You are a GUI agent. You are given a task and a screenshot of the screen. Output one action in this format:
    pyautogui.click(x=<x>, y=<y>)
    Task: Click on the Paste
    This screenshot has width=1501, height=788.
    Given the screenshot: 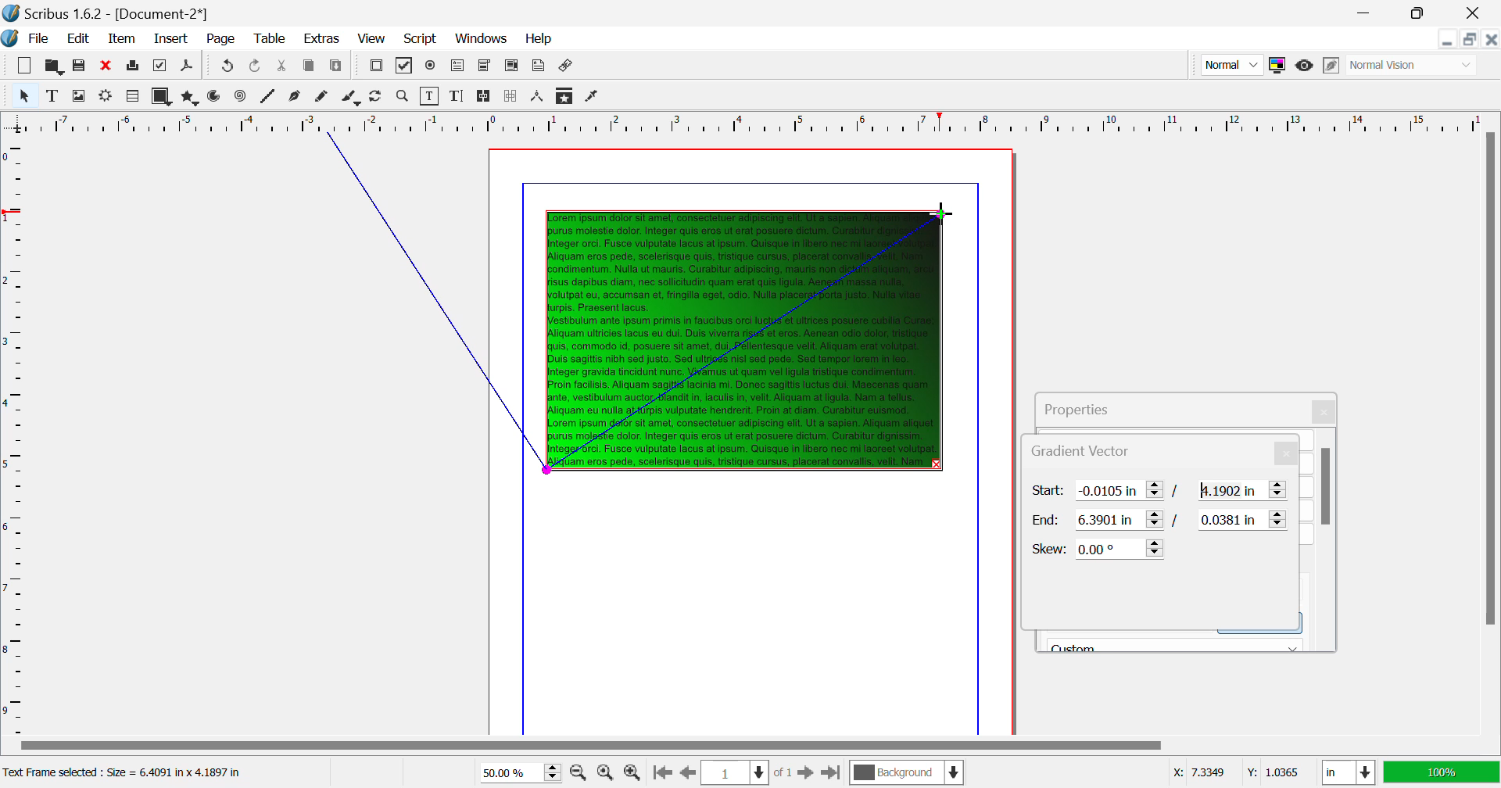 What is the action you would take?
    pyautogui.click(x=338, y=68)
    